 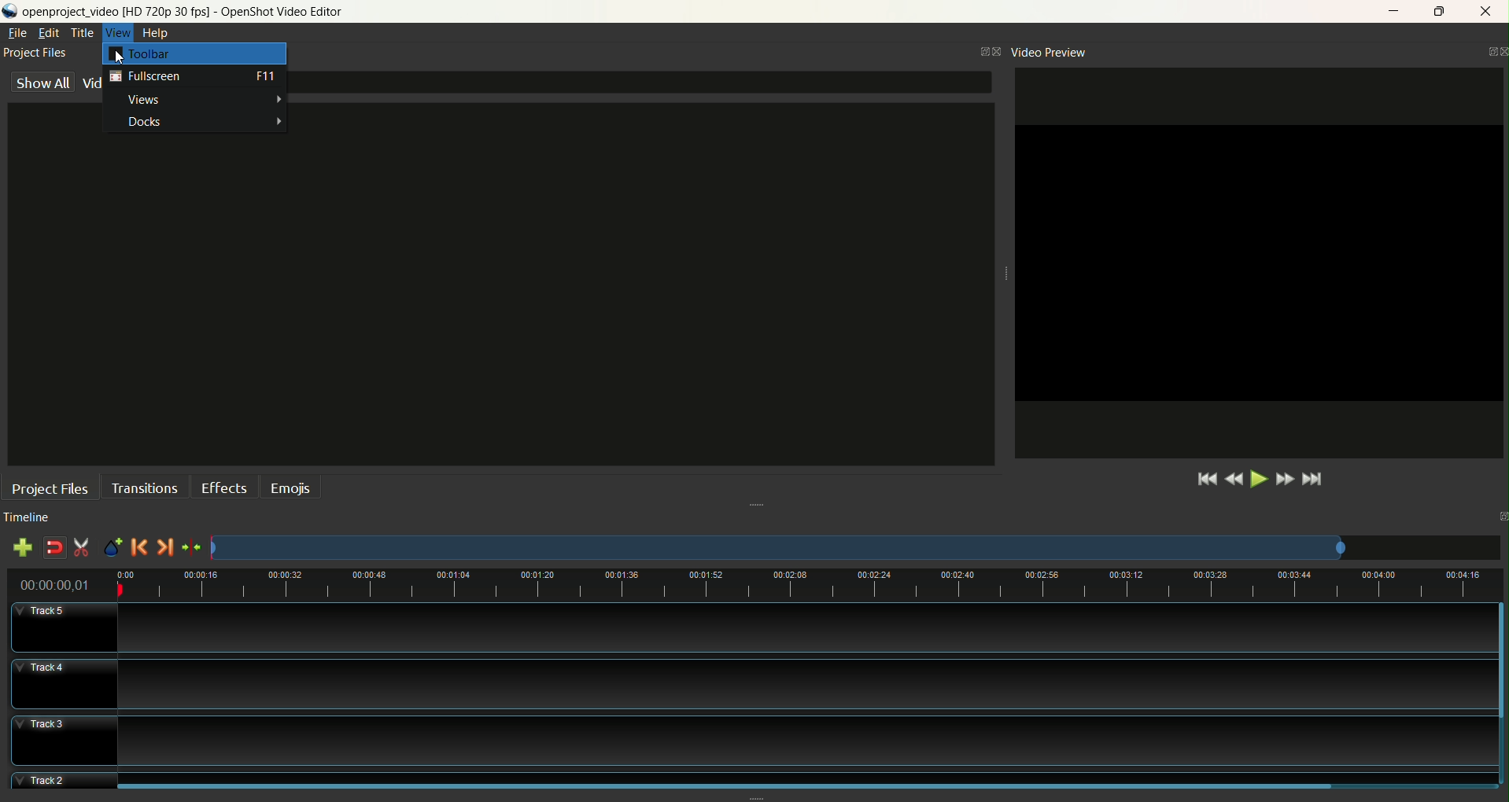 What do you see at coordinates (755, 684) in the screenshot?
I see `track4` at bounding box center [755, 684].